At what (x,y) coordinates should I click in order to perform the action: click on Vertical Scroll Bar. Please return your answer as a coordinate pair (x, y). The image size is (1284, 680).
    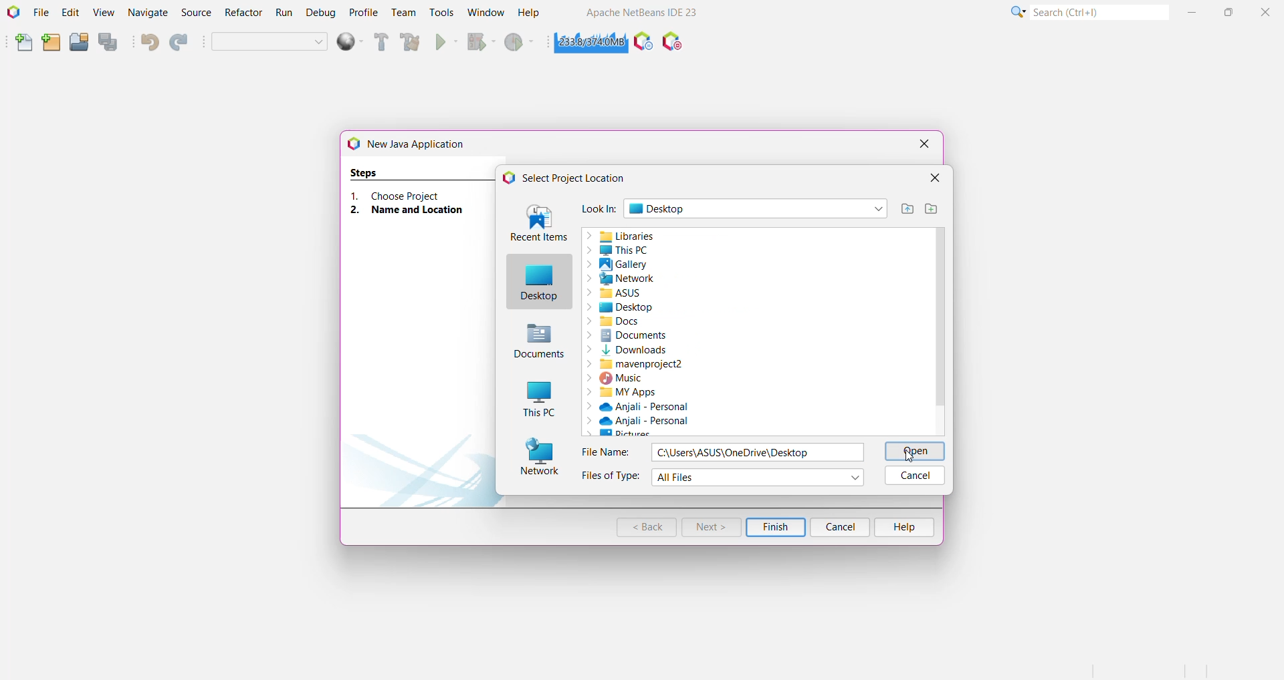
    Looking at the image, I should click on (940, 332).